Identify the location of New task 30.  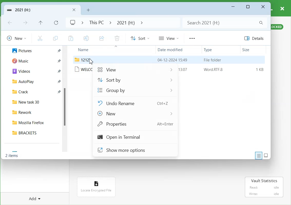
(35, 102).